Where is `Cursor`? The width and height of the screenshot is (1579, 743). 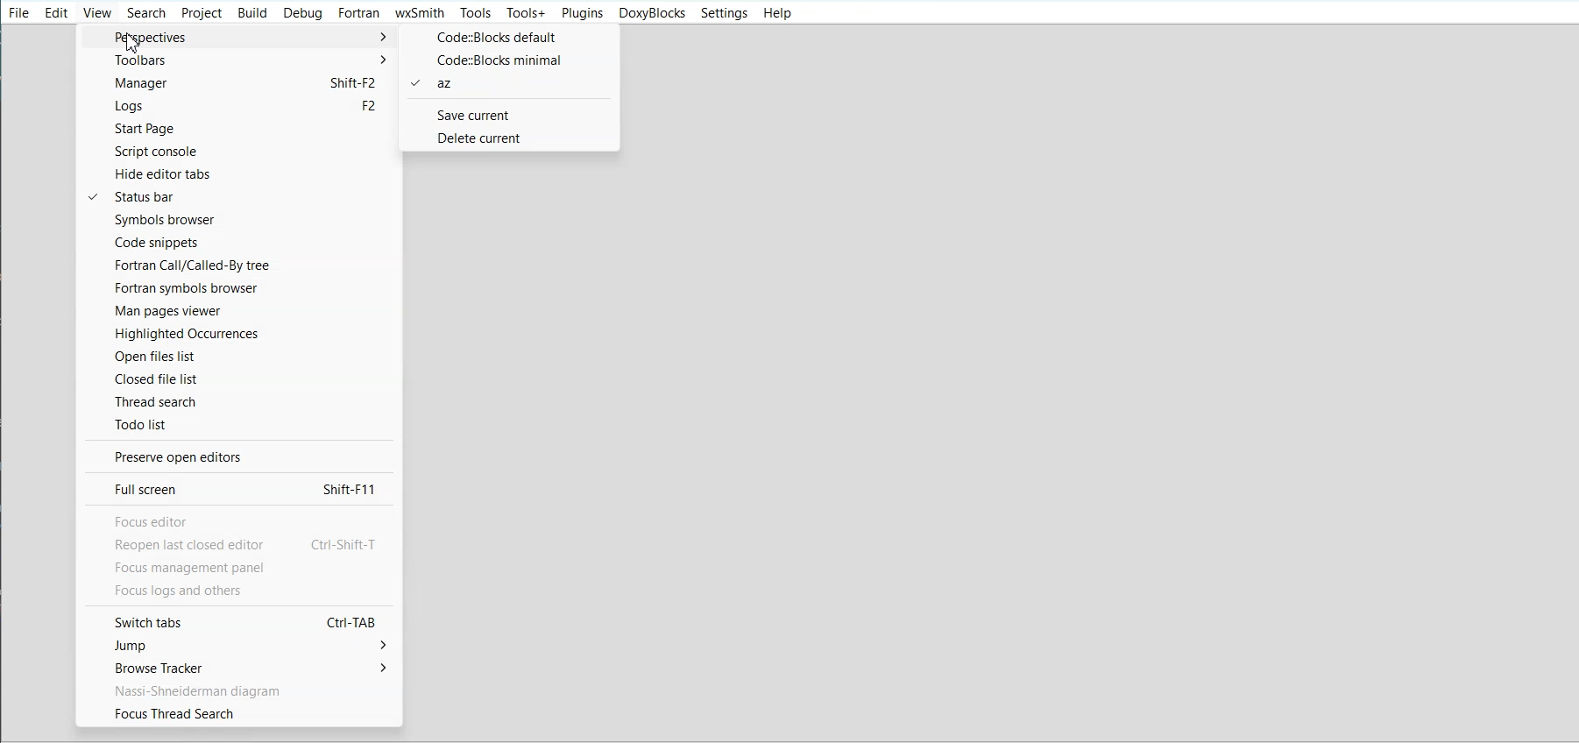
Cursor is located at coordinates (133, 44).